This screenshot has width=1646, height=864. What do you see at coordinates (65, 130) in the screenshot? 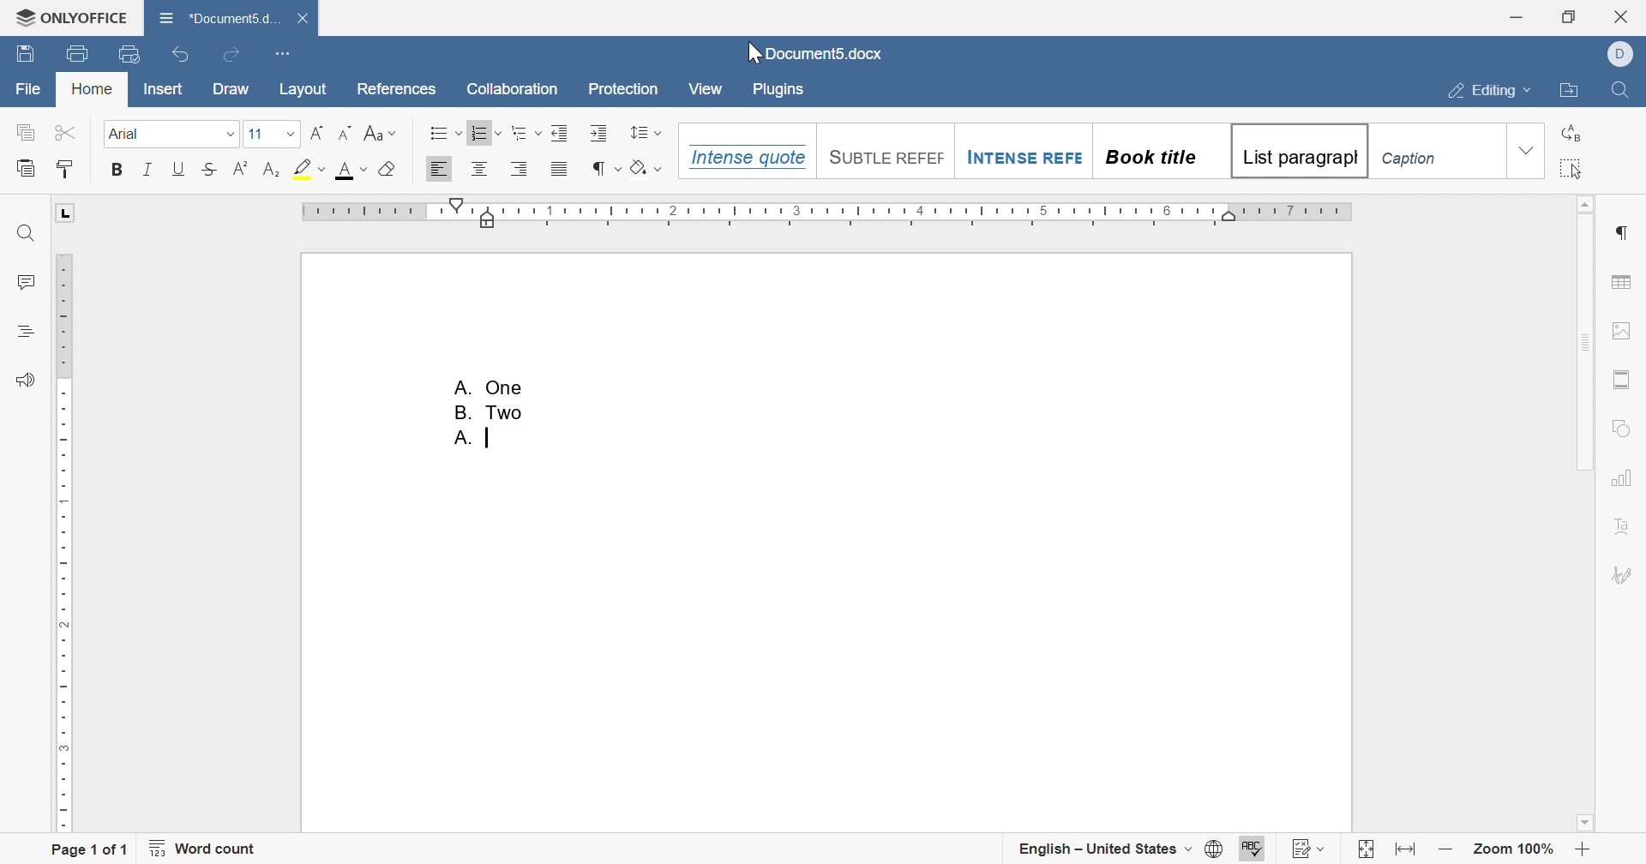
I see `cut` at bounding box center [65, 130].